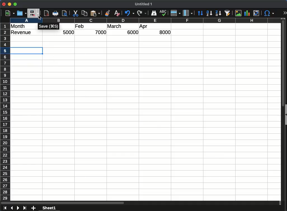 This screenshot has height=211, width=287. What do you see at coordinates (163, 32) in the screenshot?
I see `8000` at bounding box center [163, 32].